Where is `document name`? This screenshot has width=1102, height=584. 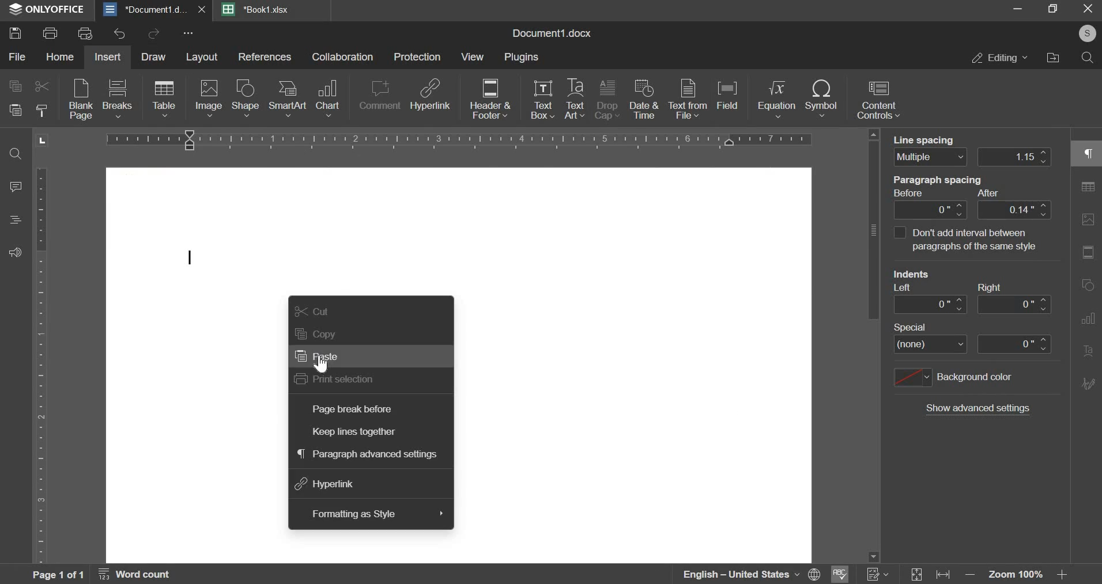 document name is located at coordinates (550, 32).